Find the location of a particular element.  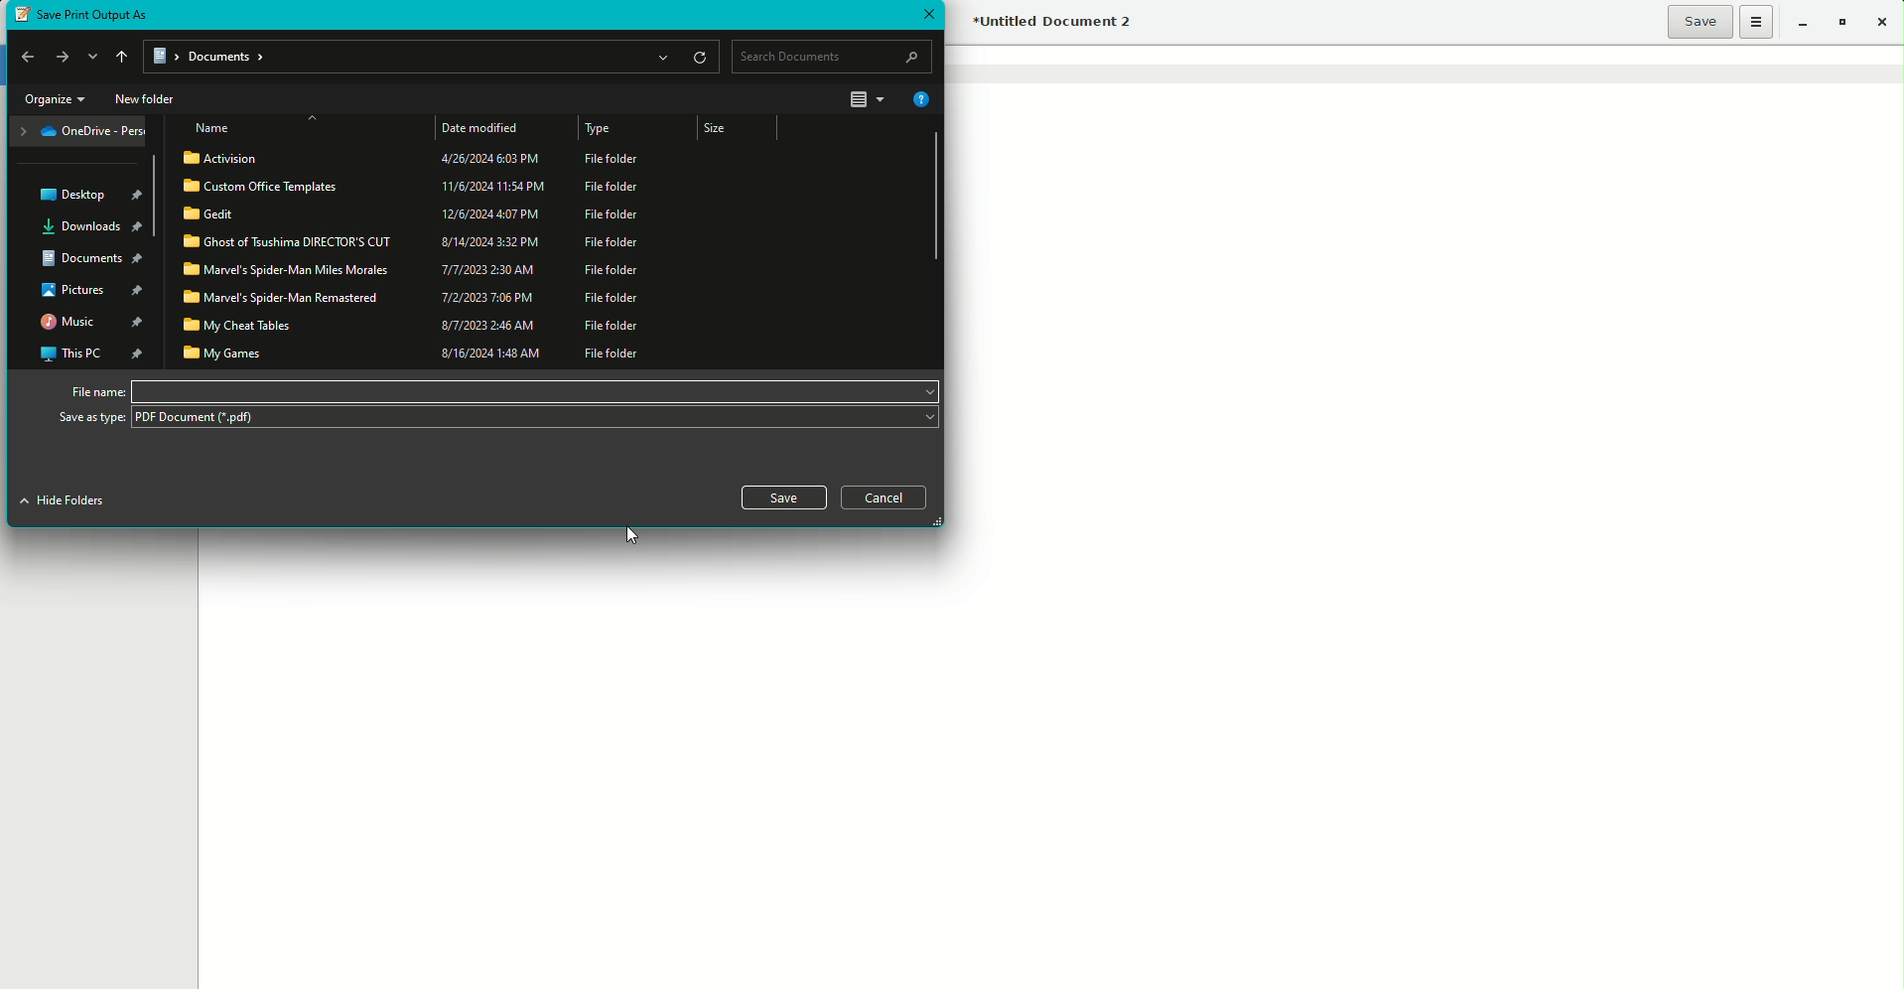

Cursor is located at coordinates (629, 534).